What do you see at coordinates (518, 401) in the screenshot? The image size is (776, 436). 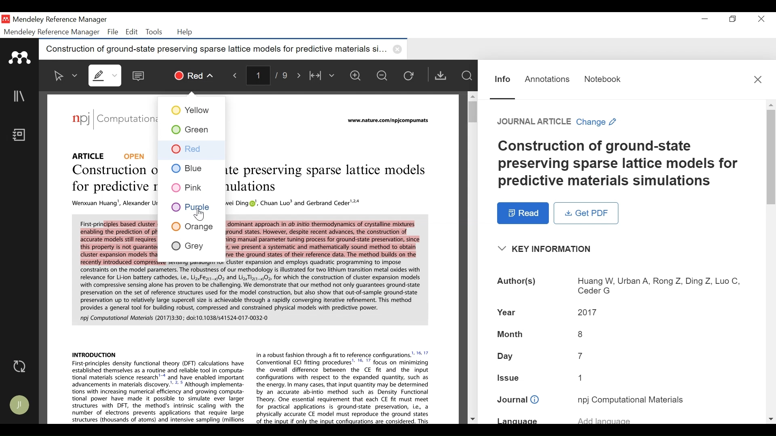 I see `Journal: ` at bounding box center [518, 401].